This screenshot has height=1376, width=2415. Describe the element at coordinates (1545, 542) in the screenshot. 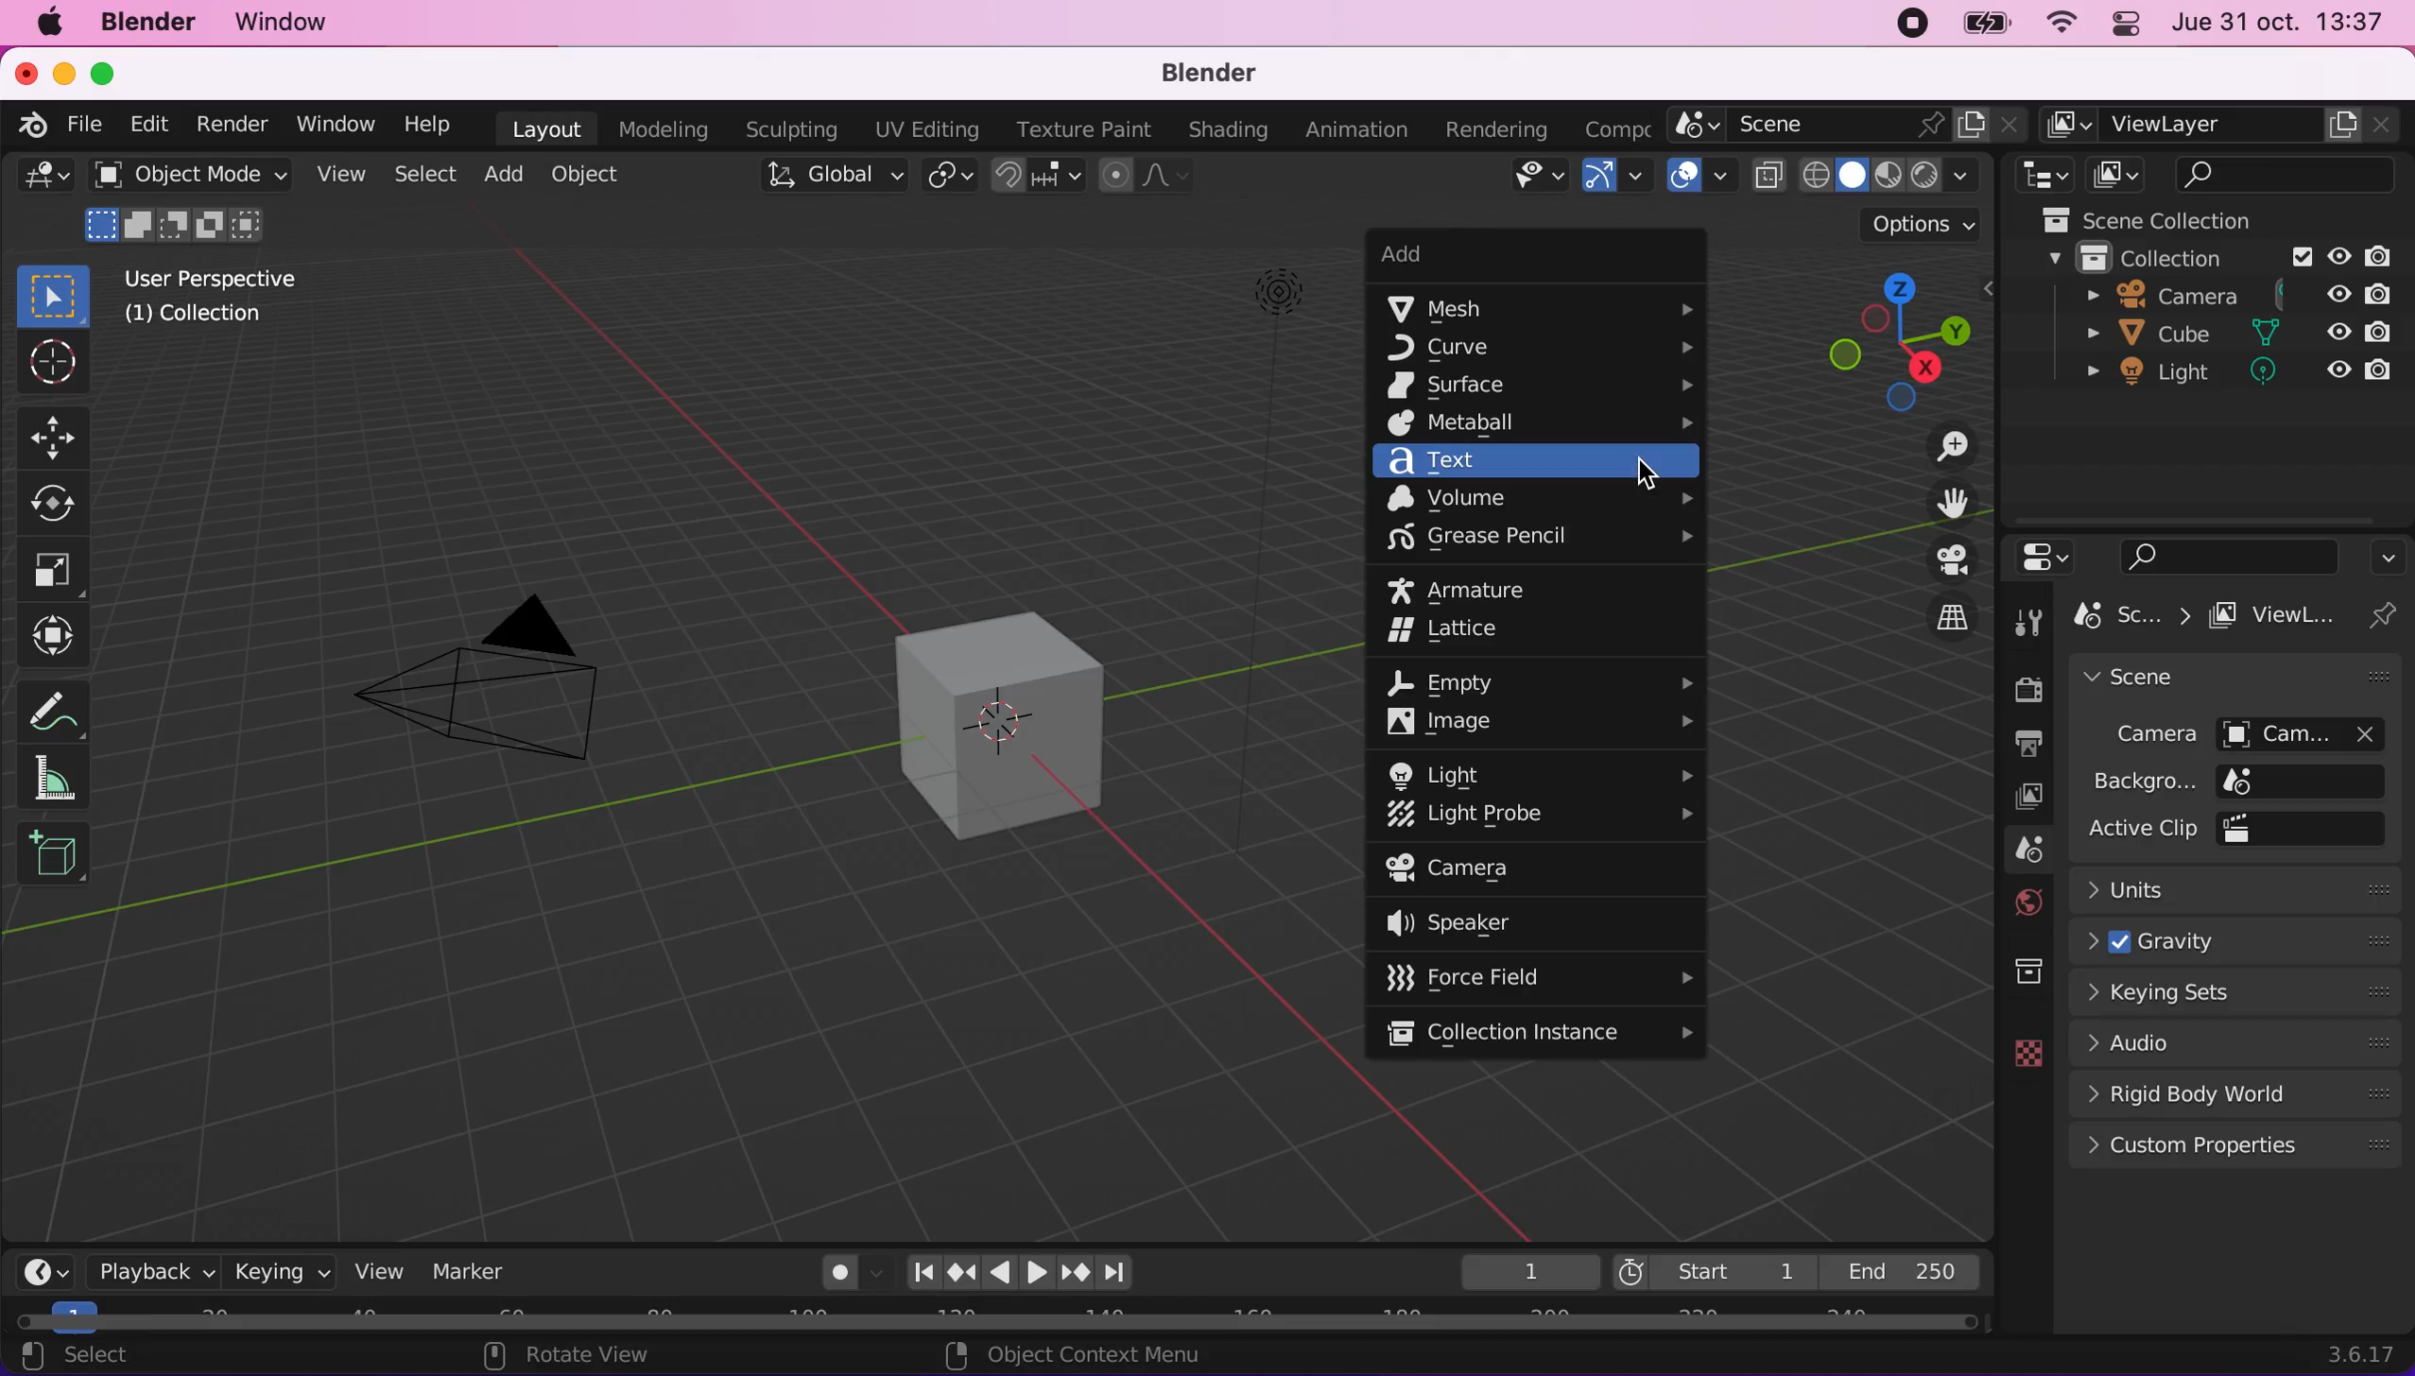

I see `grease pencil` at that location.